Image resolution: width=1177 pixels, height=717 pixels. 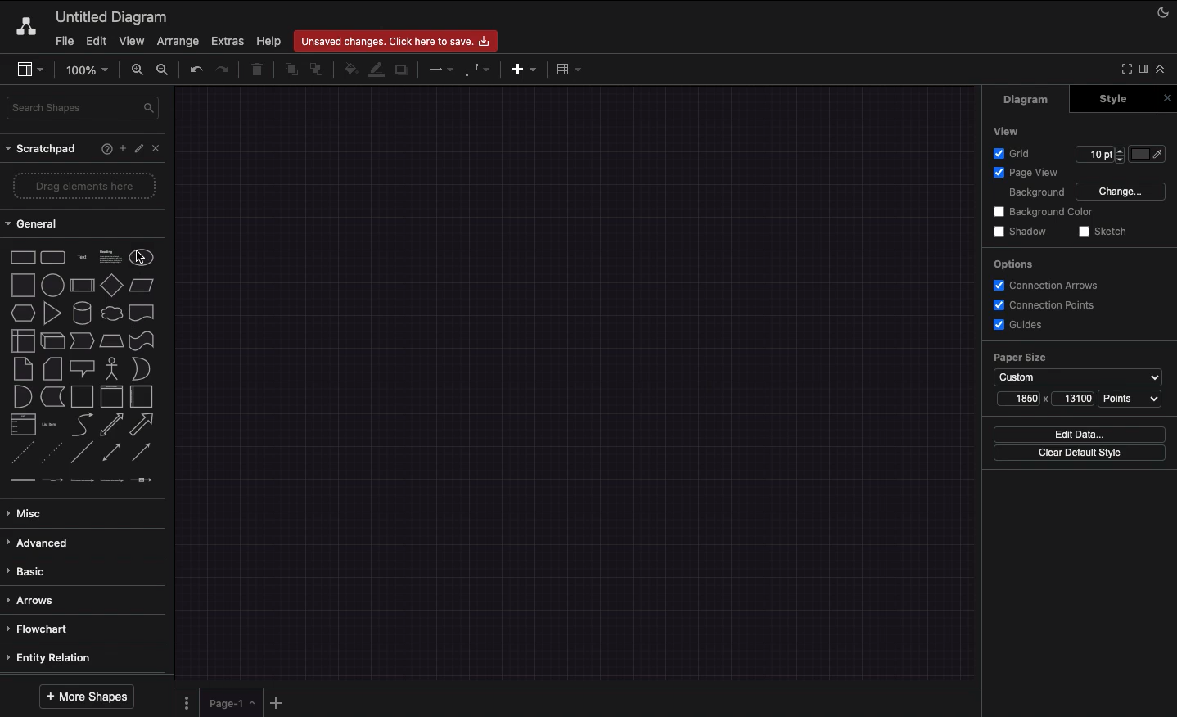 I want to click on Background color, so click(x=1045, y=212).